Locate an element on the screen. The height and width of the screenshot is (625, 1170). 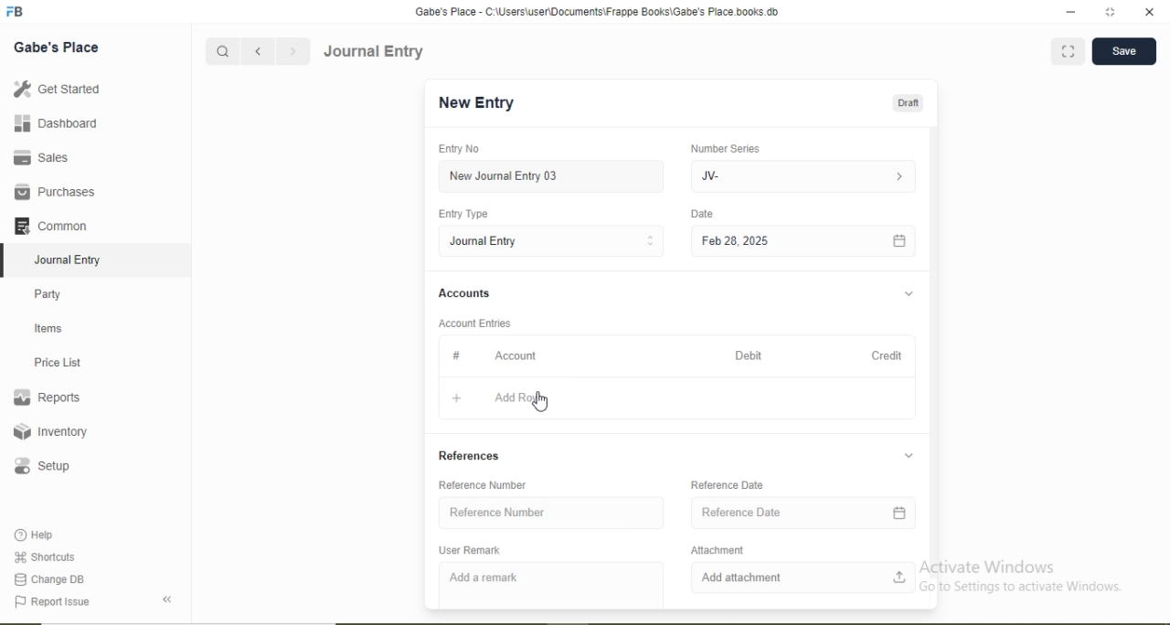
New Entry is located at coordinates (475, 103).